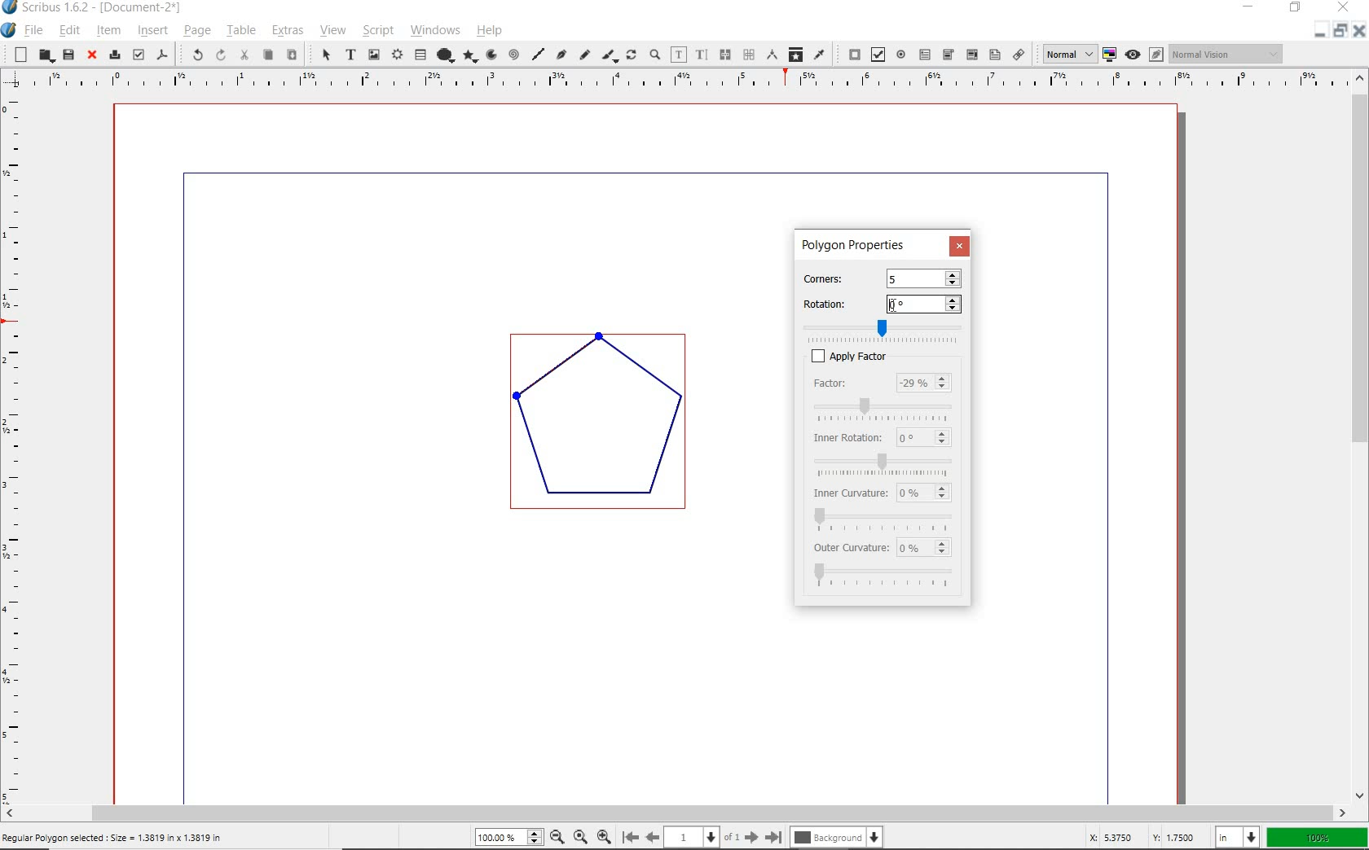 This screenshot has width=1369, height=850. Describe the element at coordinates (959, 245) in the screenshot. I see `CLOSE` at that location.